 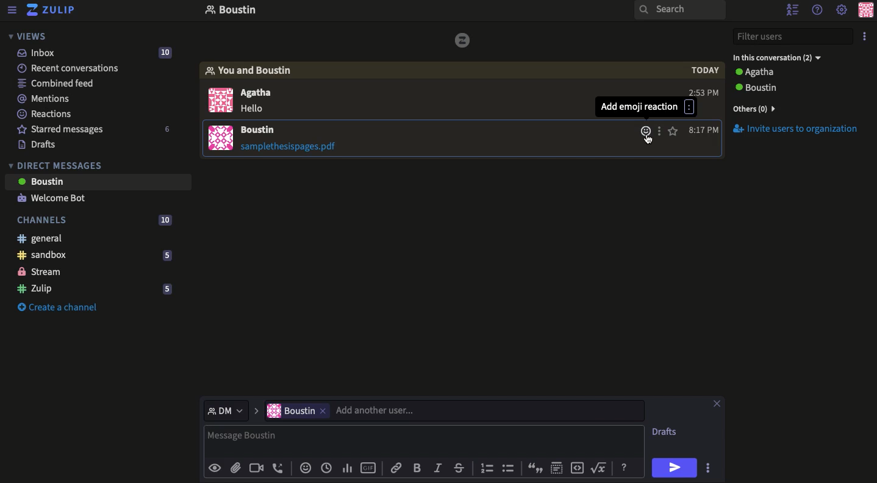 What do you see at coordinates (800, 128) in the screenshot?
I see `Invite users to the organization` at bounding box center [800, 128].